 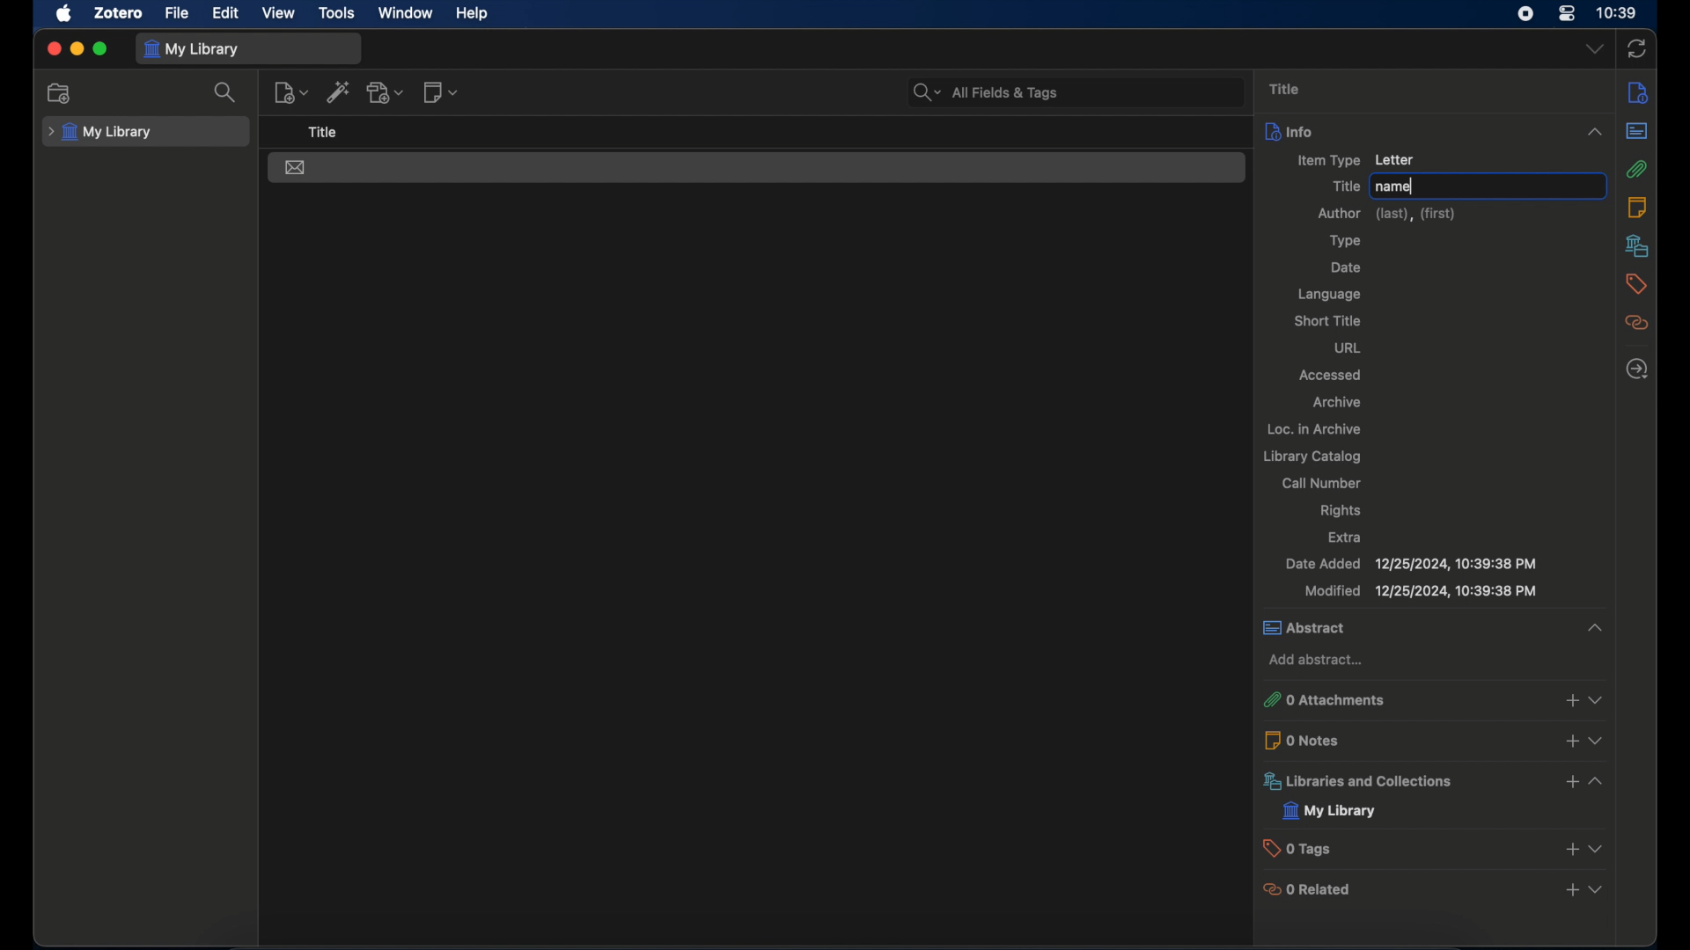 I want to click on add attachment, so click(x=387, y=93).